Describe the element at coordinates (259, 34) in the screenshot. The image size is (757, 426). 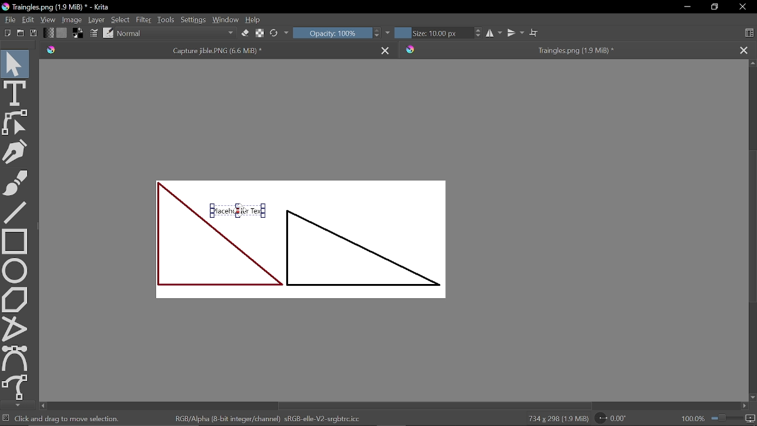
I see `Preserve alpha` at that location.